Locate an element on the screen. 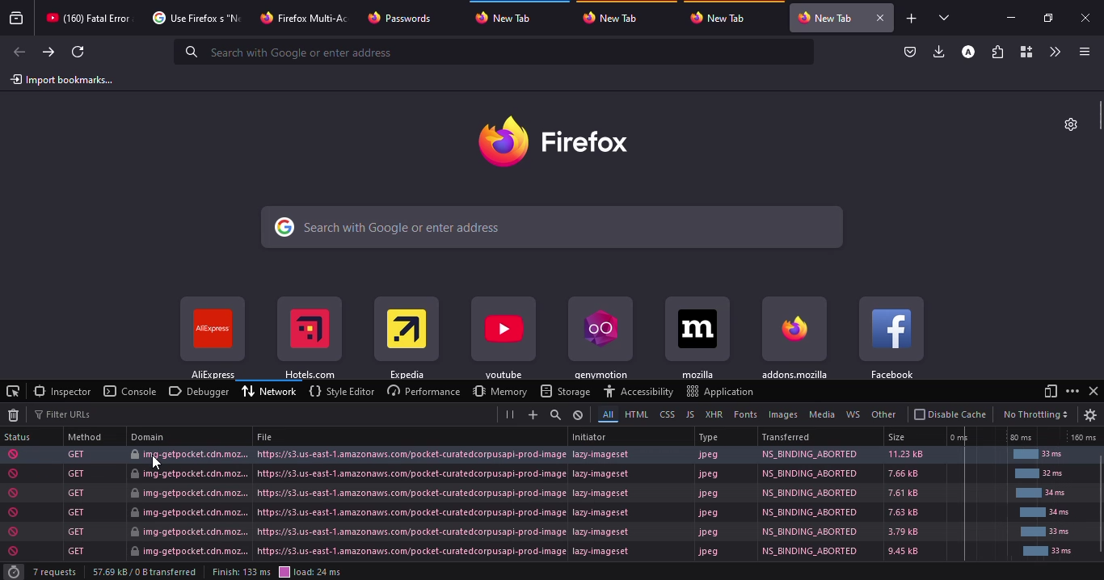 The height and width of the screenshot is (580, 1104). status is located at coordinates (540, 454).